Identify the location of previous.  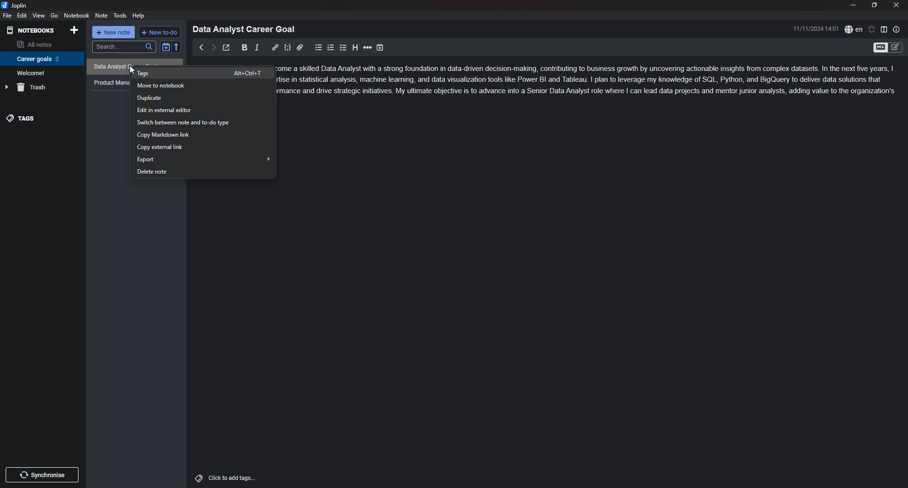
(201, 47).